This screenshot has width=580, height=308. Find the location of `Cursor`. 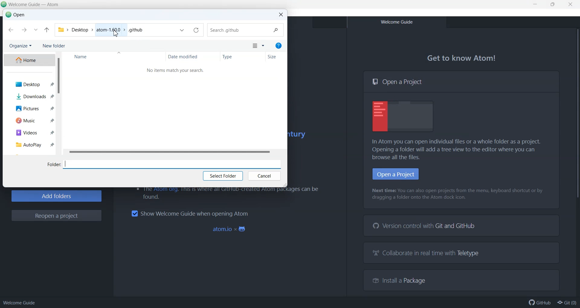

Cursor is located at coordinates (115, 34).